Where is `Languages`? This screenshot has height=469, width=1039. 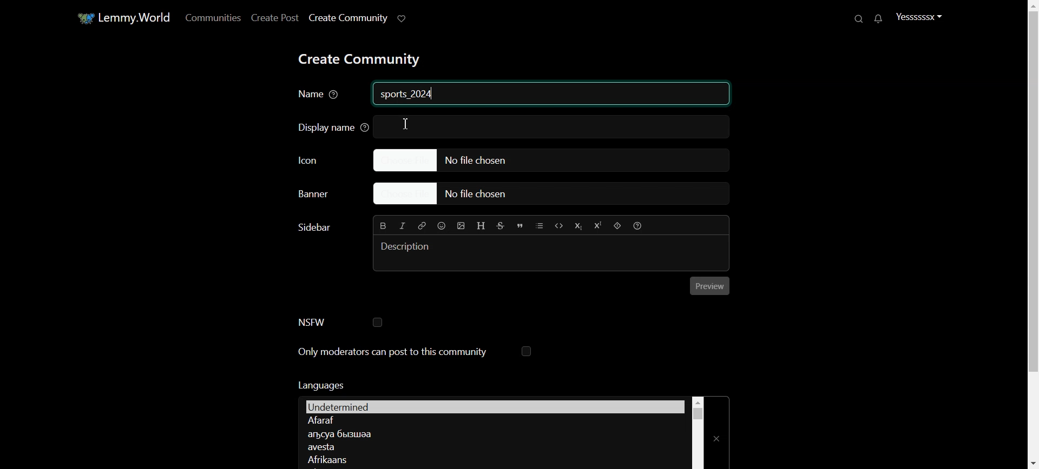
Languages is located at coordinates (495, 406).